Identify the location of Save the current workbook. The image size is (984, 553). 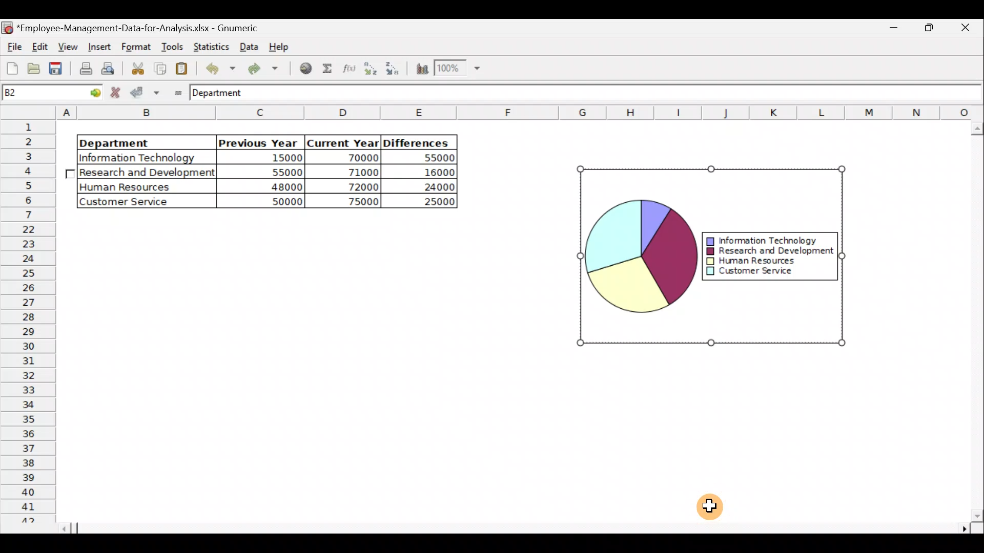
(56, 69).